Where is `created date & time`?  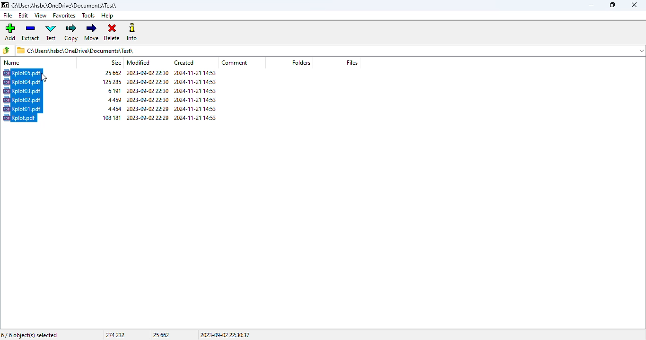 created date & time is located at coordinates (195, 109).